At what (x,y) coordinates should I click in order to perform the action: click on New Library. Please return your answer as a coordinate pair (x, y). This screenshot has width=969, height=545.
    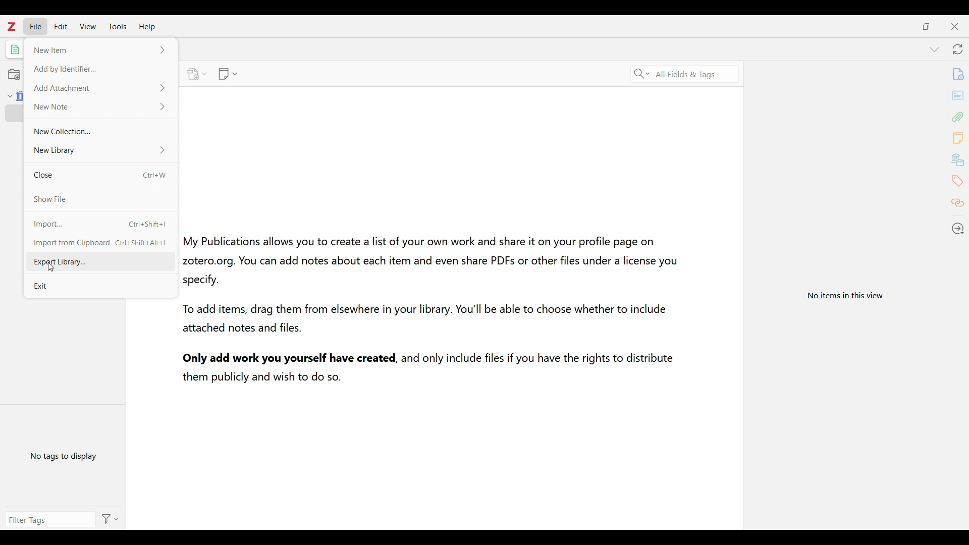
    Looking at the image, I should click on (102, 149).